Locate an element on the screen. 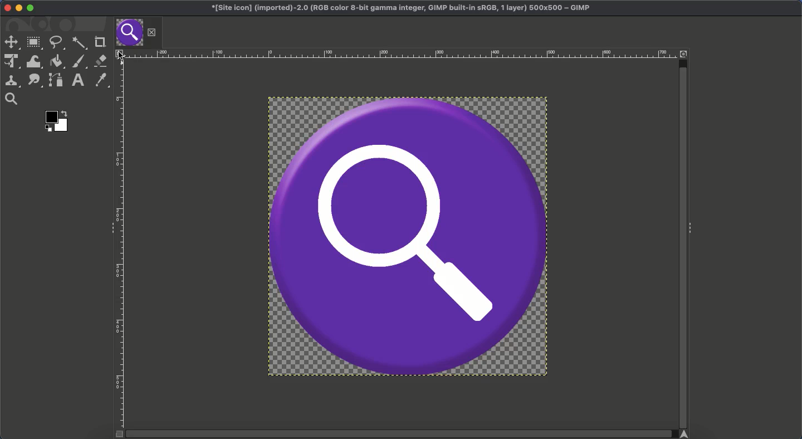 The image size is (802, 439). Eraser is located at coordinates (100, 61).